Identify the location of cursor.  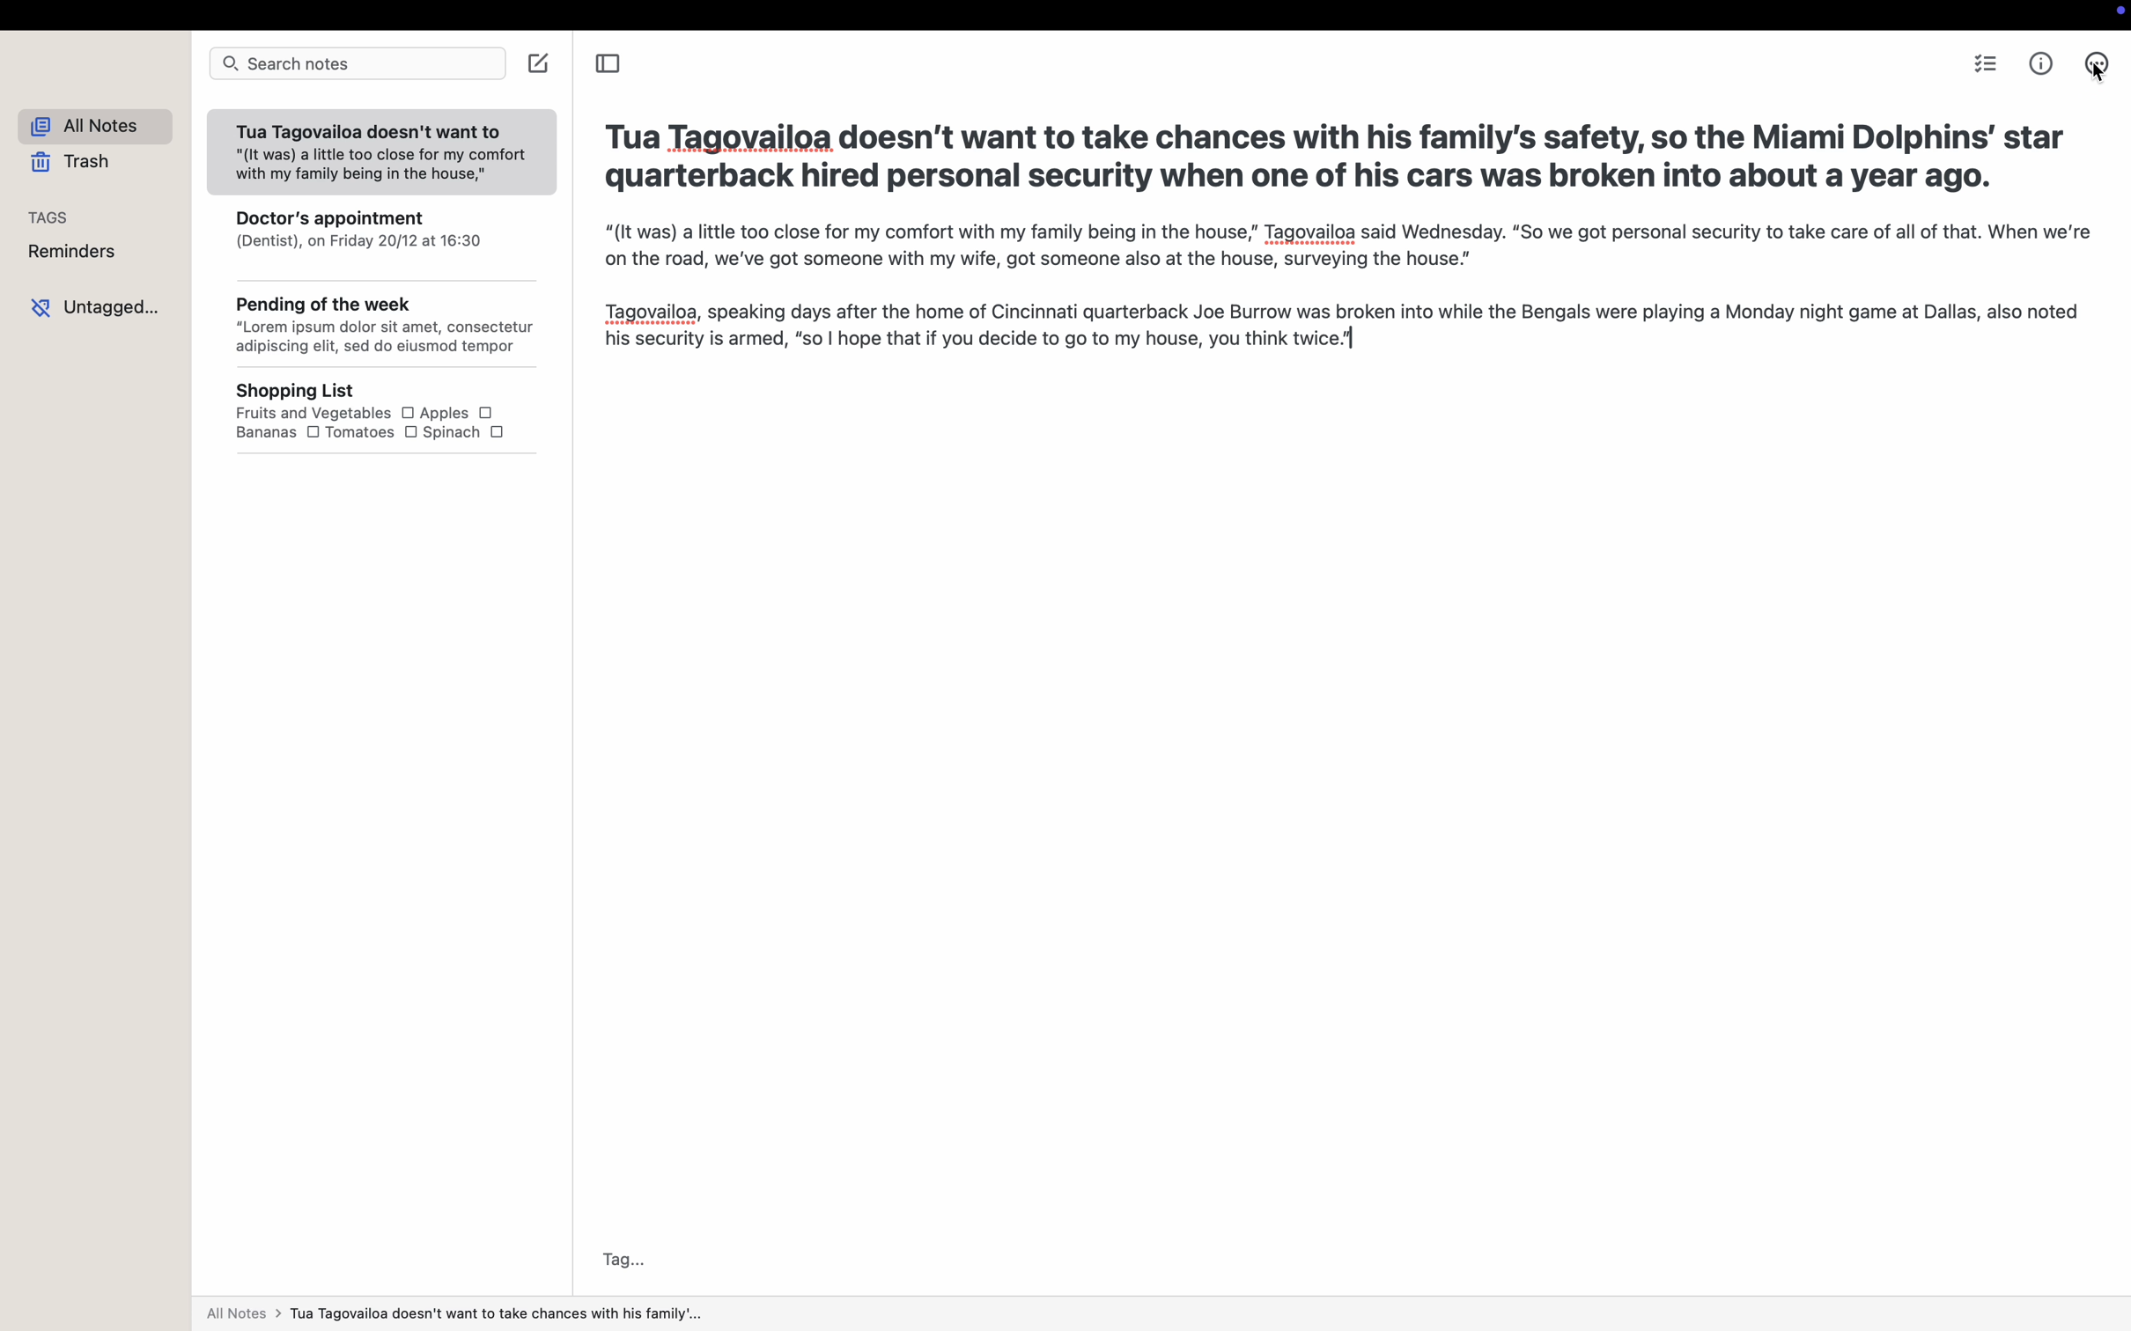
(2095, 68).